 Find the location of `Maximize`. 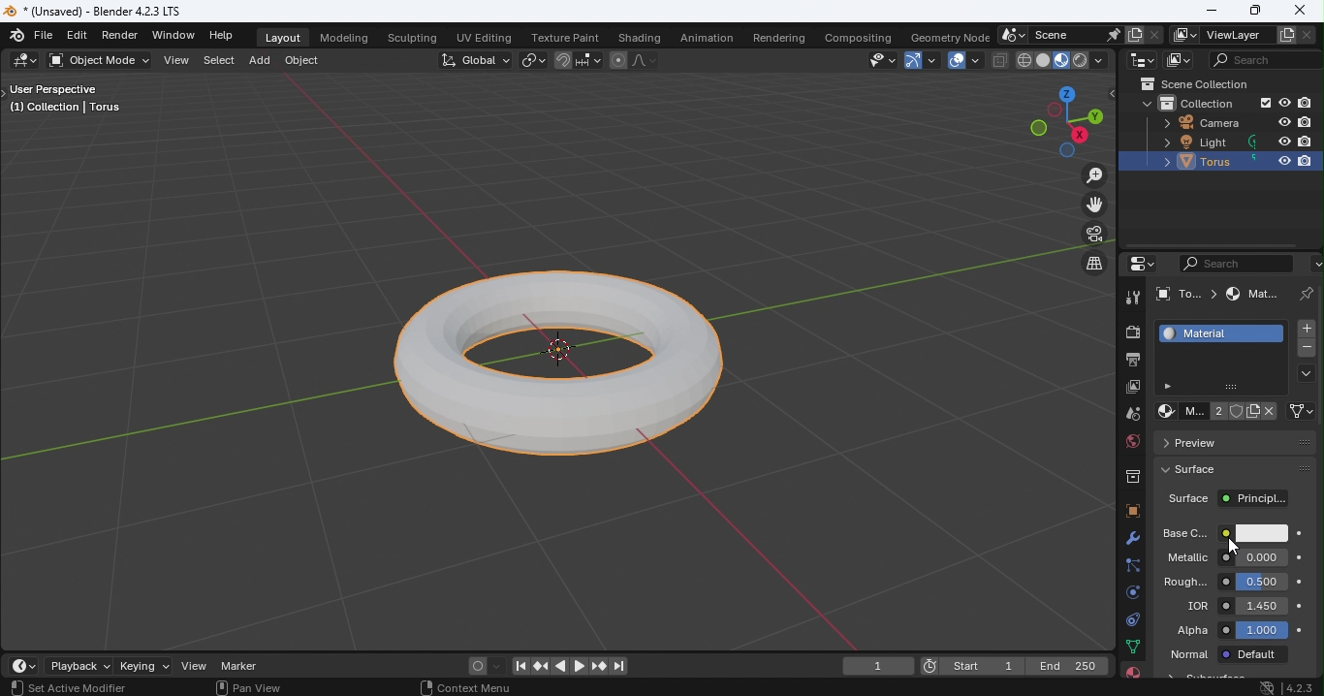

Maximize is located at coordinates (1256, 12).